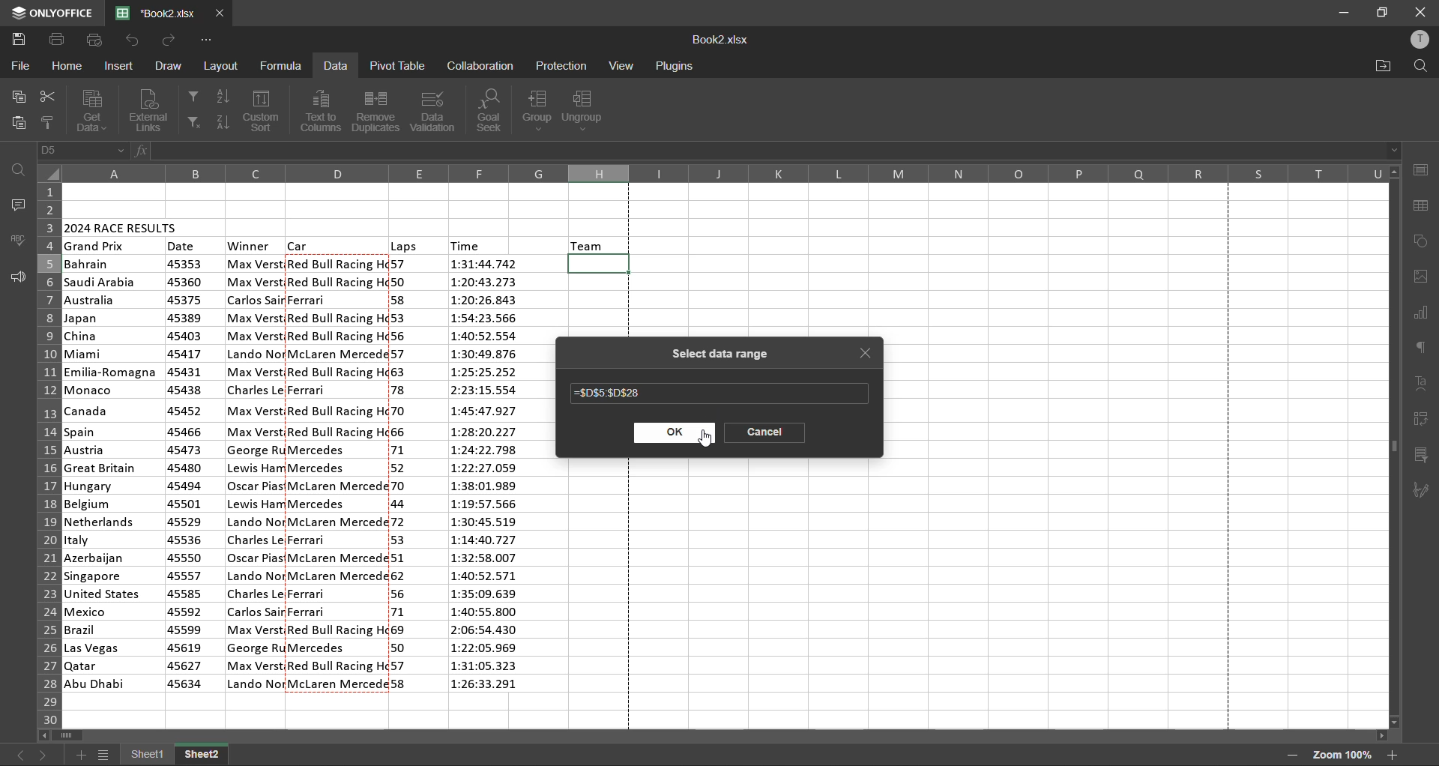 The height and width of the screenshot is (766, 1439). What do you see at coordinates (488, 477) in the screenshot?
I see `time` at bounding box center [488, 477].